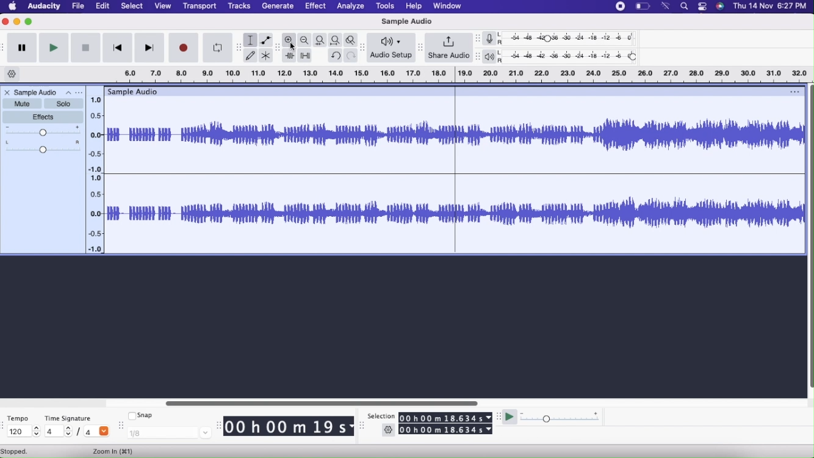 This screenshot has width=814, height=458. I want to click on redo, so click(337, 56).